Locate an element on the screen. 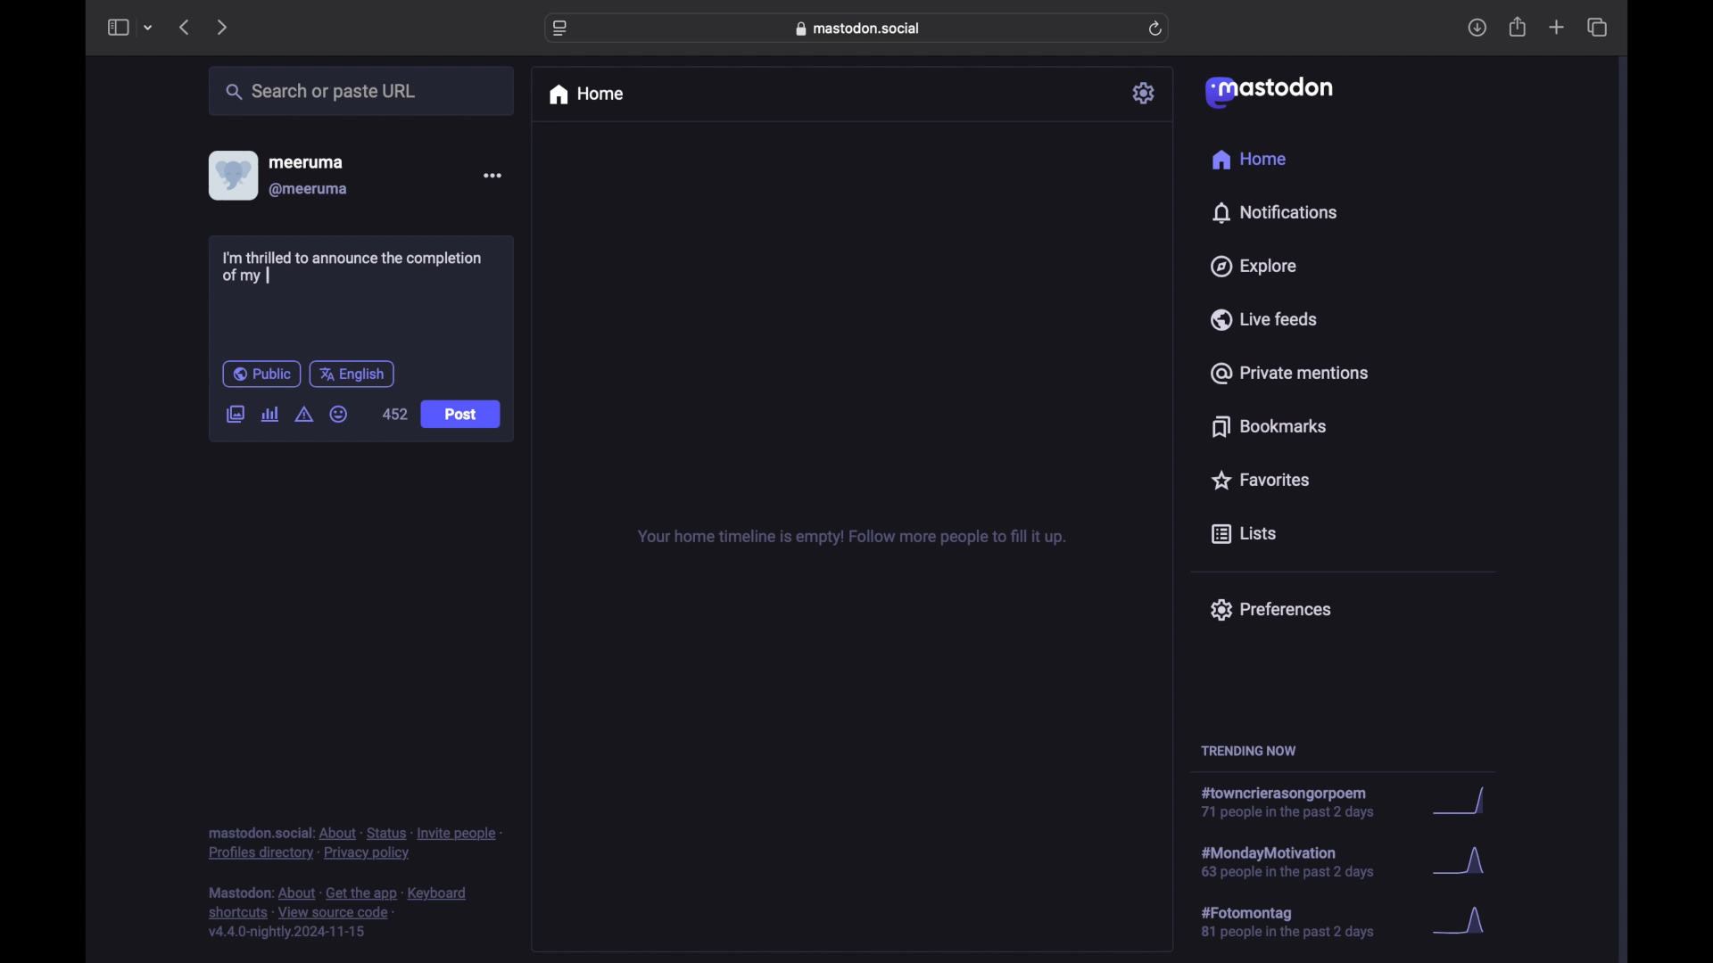 Image resolution: width=1713 pixels, height=963 pixels. private mentions is located at coordinates (1288, 373).